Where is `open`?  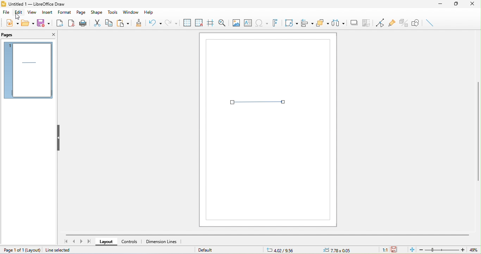 open is located at coordinates (29, 23).